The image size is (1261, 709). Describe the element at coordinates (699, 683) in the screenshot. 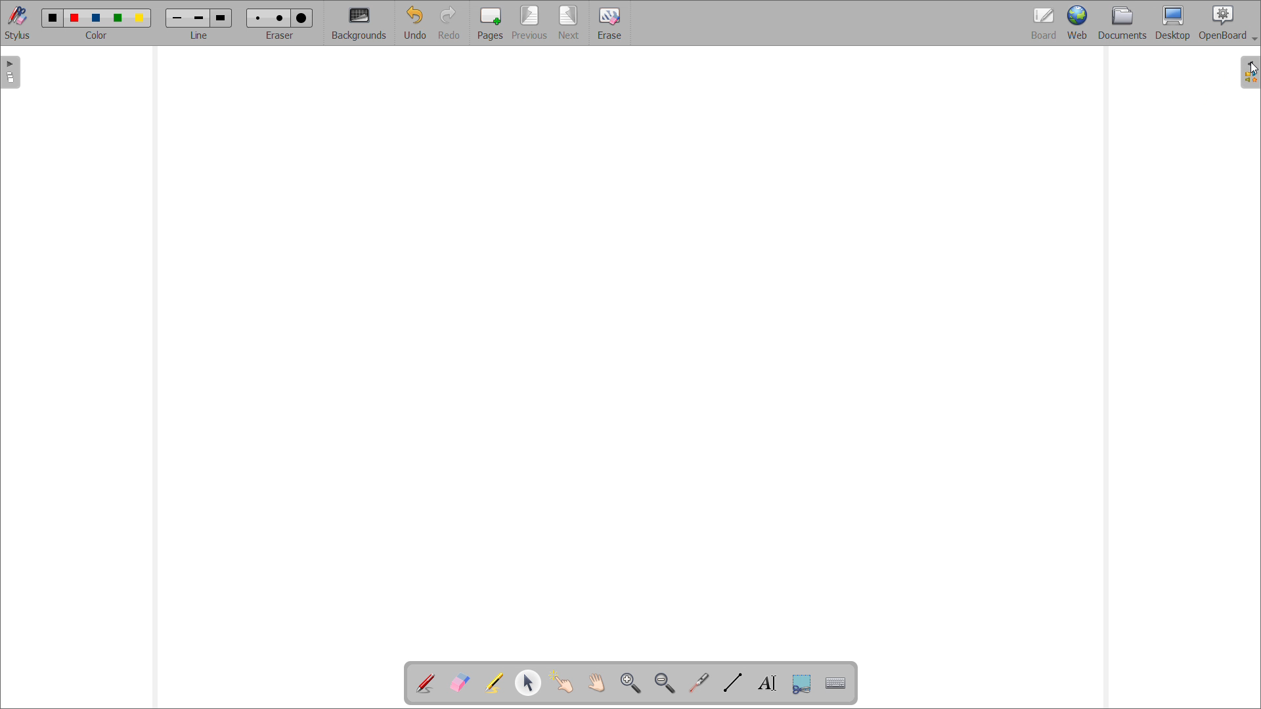

I see `virtual laser pointer` at that location.